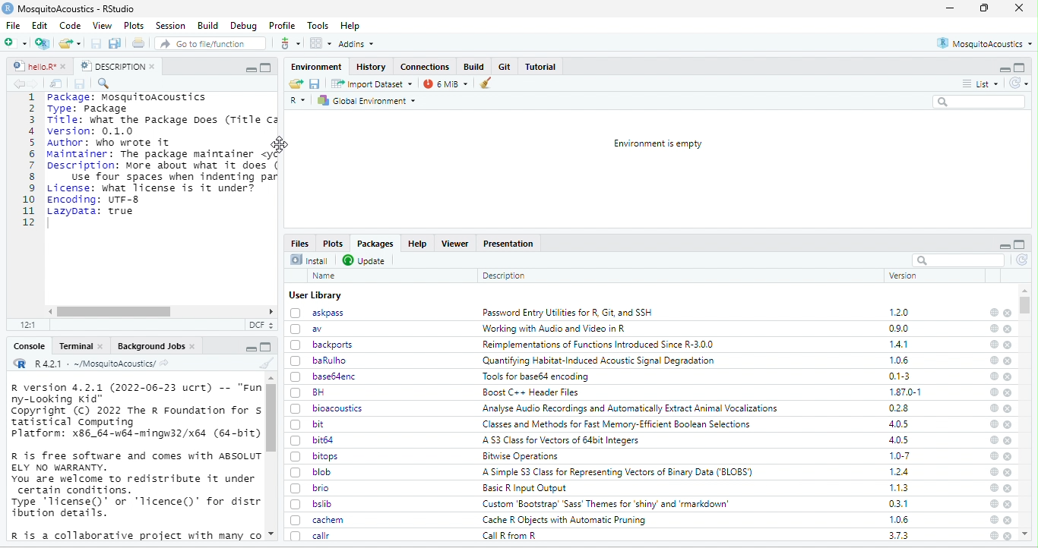  What do you see at coordinates (992, 329) in the screenshot?
I see `help` at bounding box center [992, 329].